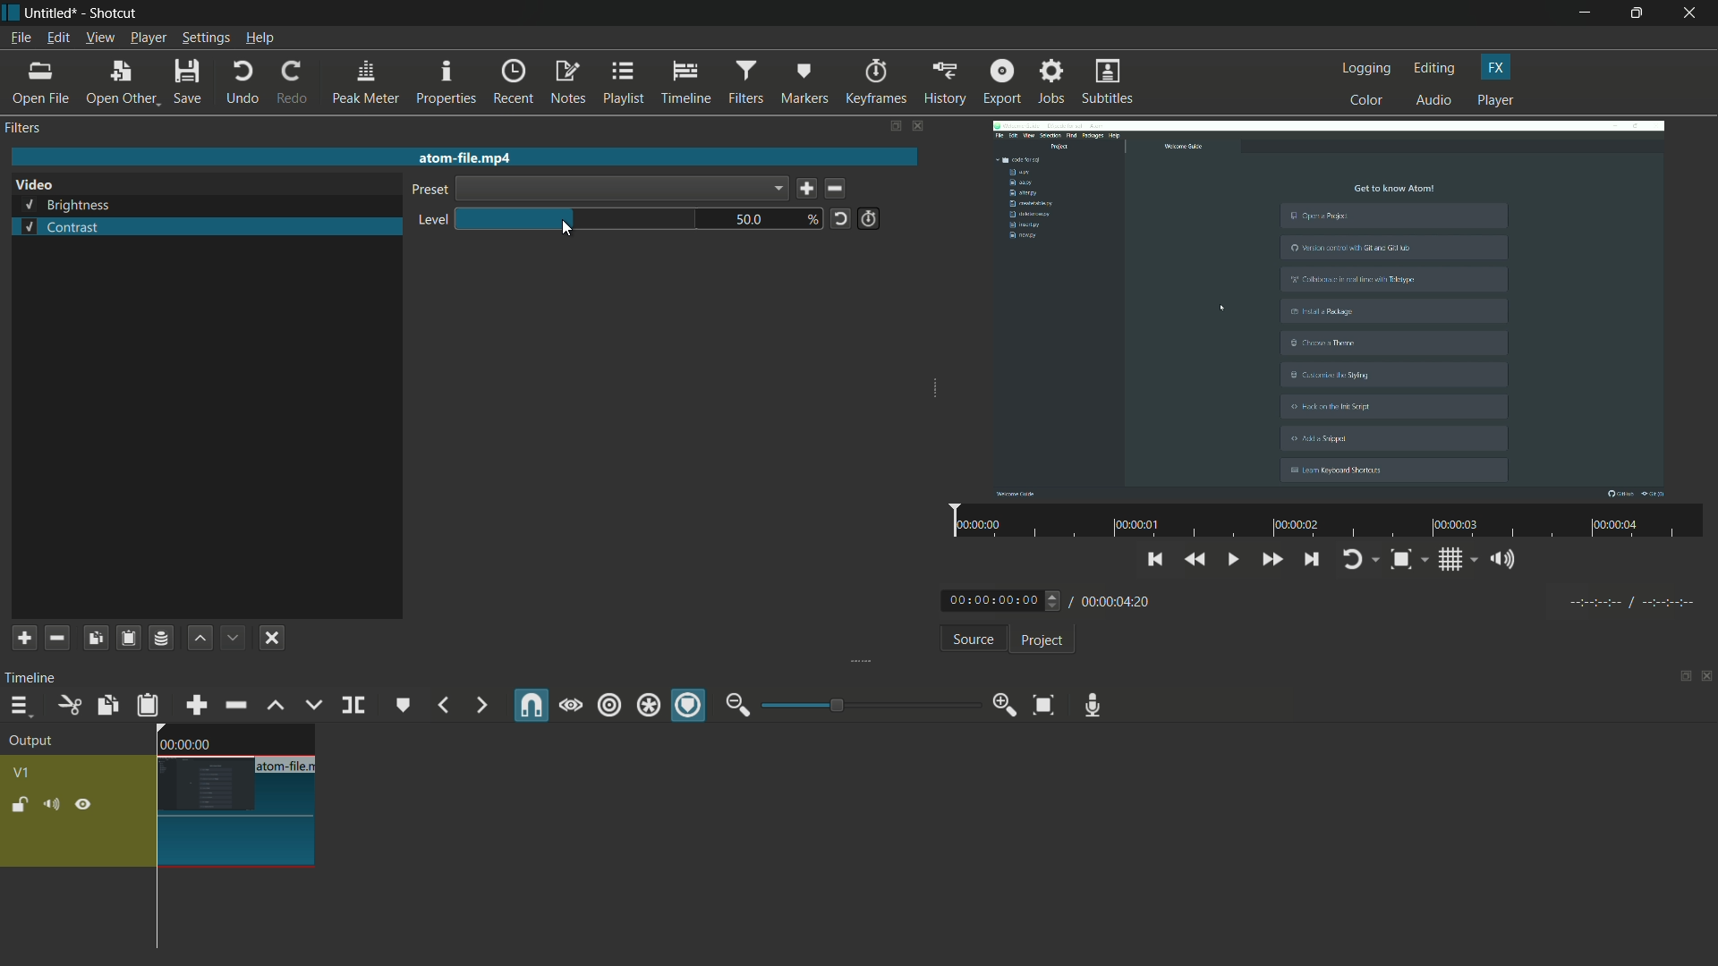  I want to click on peak meter, so click(365, 82).